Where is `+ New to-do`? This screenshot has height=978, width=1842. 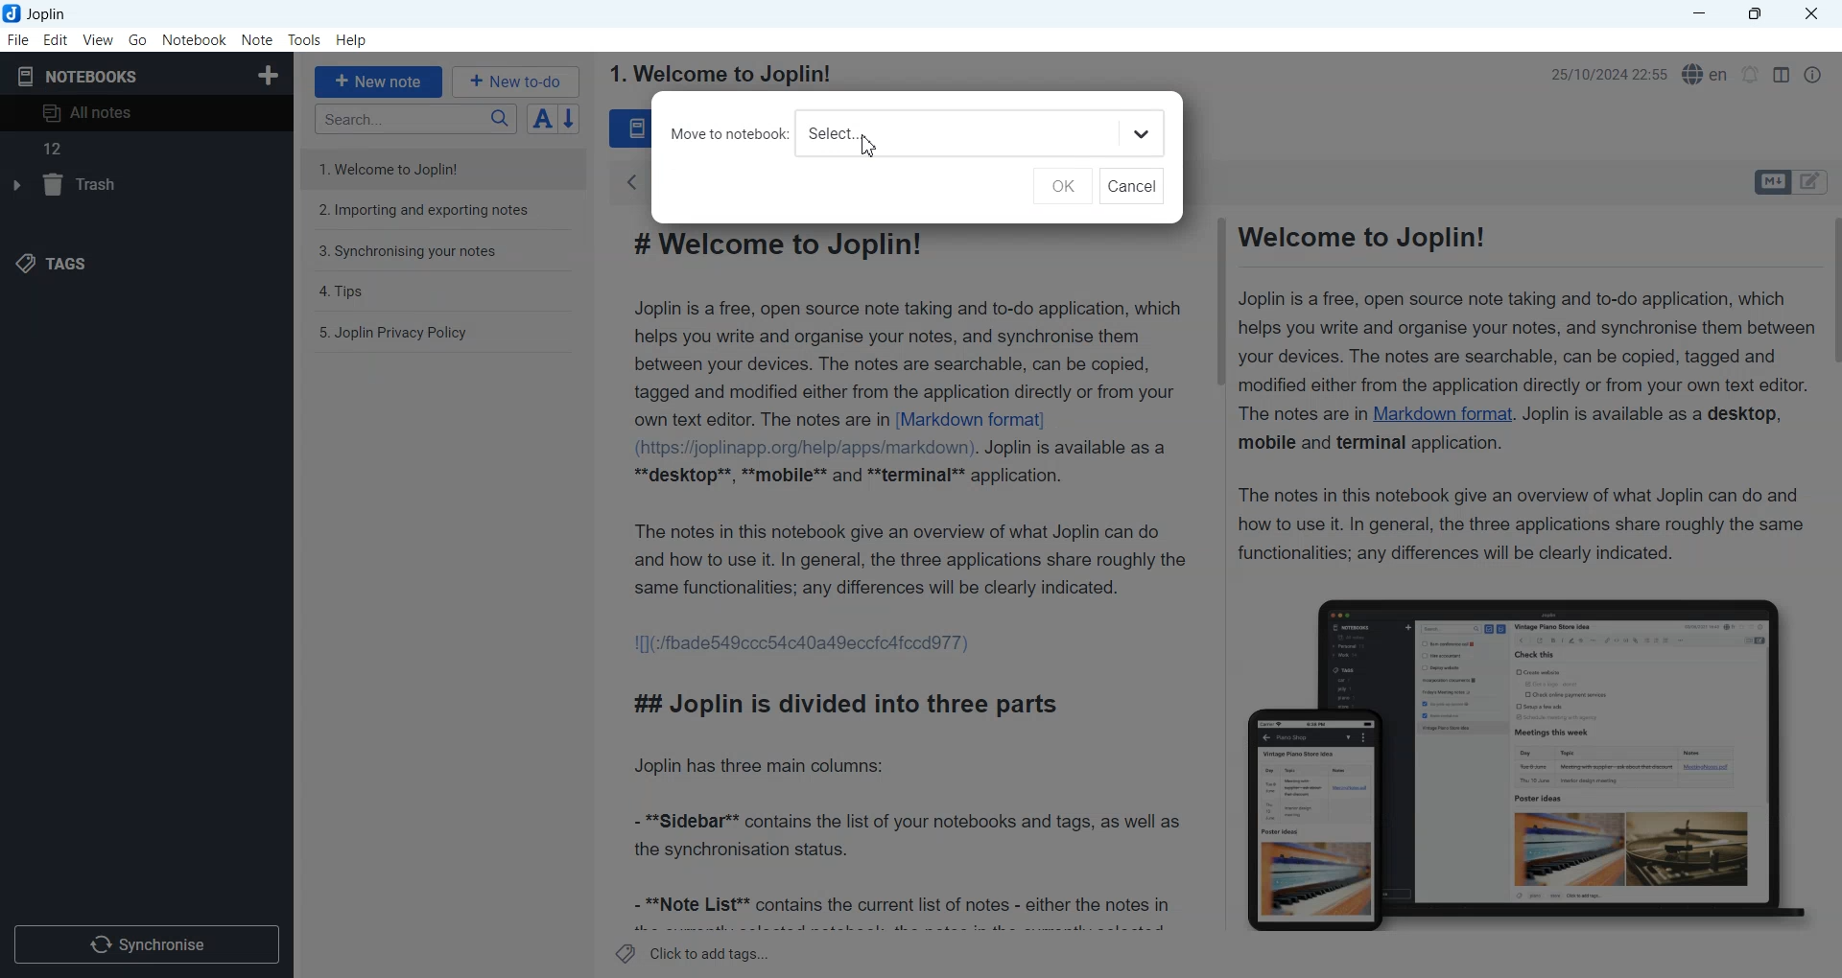 + New to-do is located at coordinates (518, 81).